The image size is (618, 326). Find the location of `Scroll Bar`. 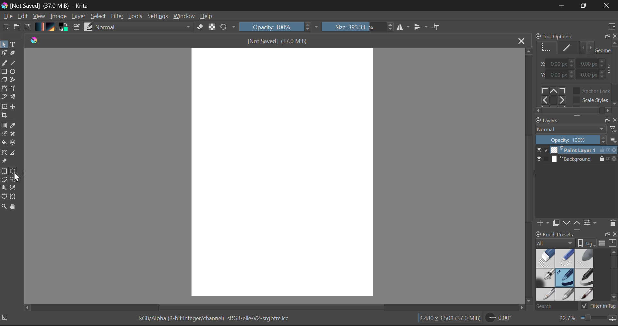

Scroll Bar is located at coordinates (277, 307).